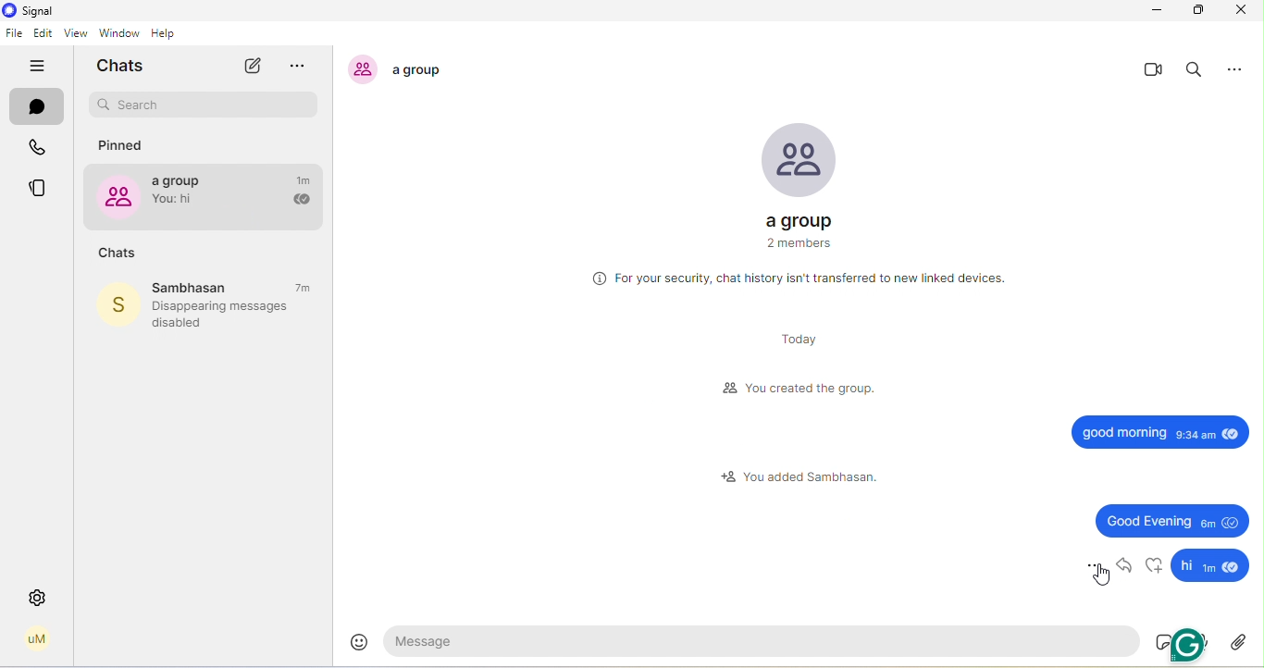 The height and width of the screenshot is (668, 1264). Describe the element at coordinates (229, 315) in the screenshot. I see `disappearing messages disable` at that location.